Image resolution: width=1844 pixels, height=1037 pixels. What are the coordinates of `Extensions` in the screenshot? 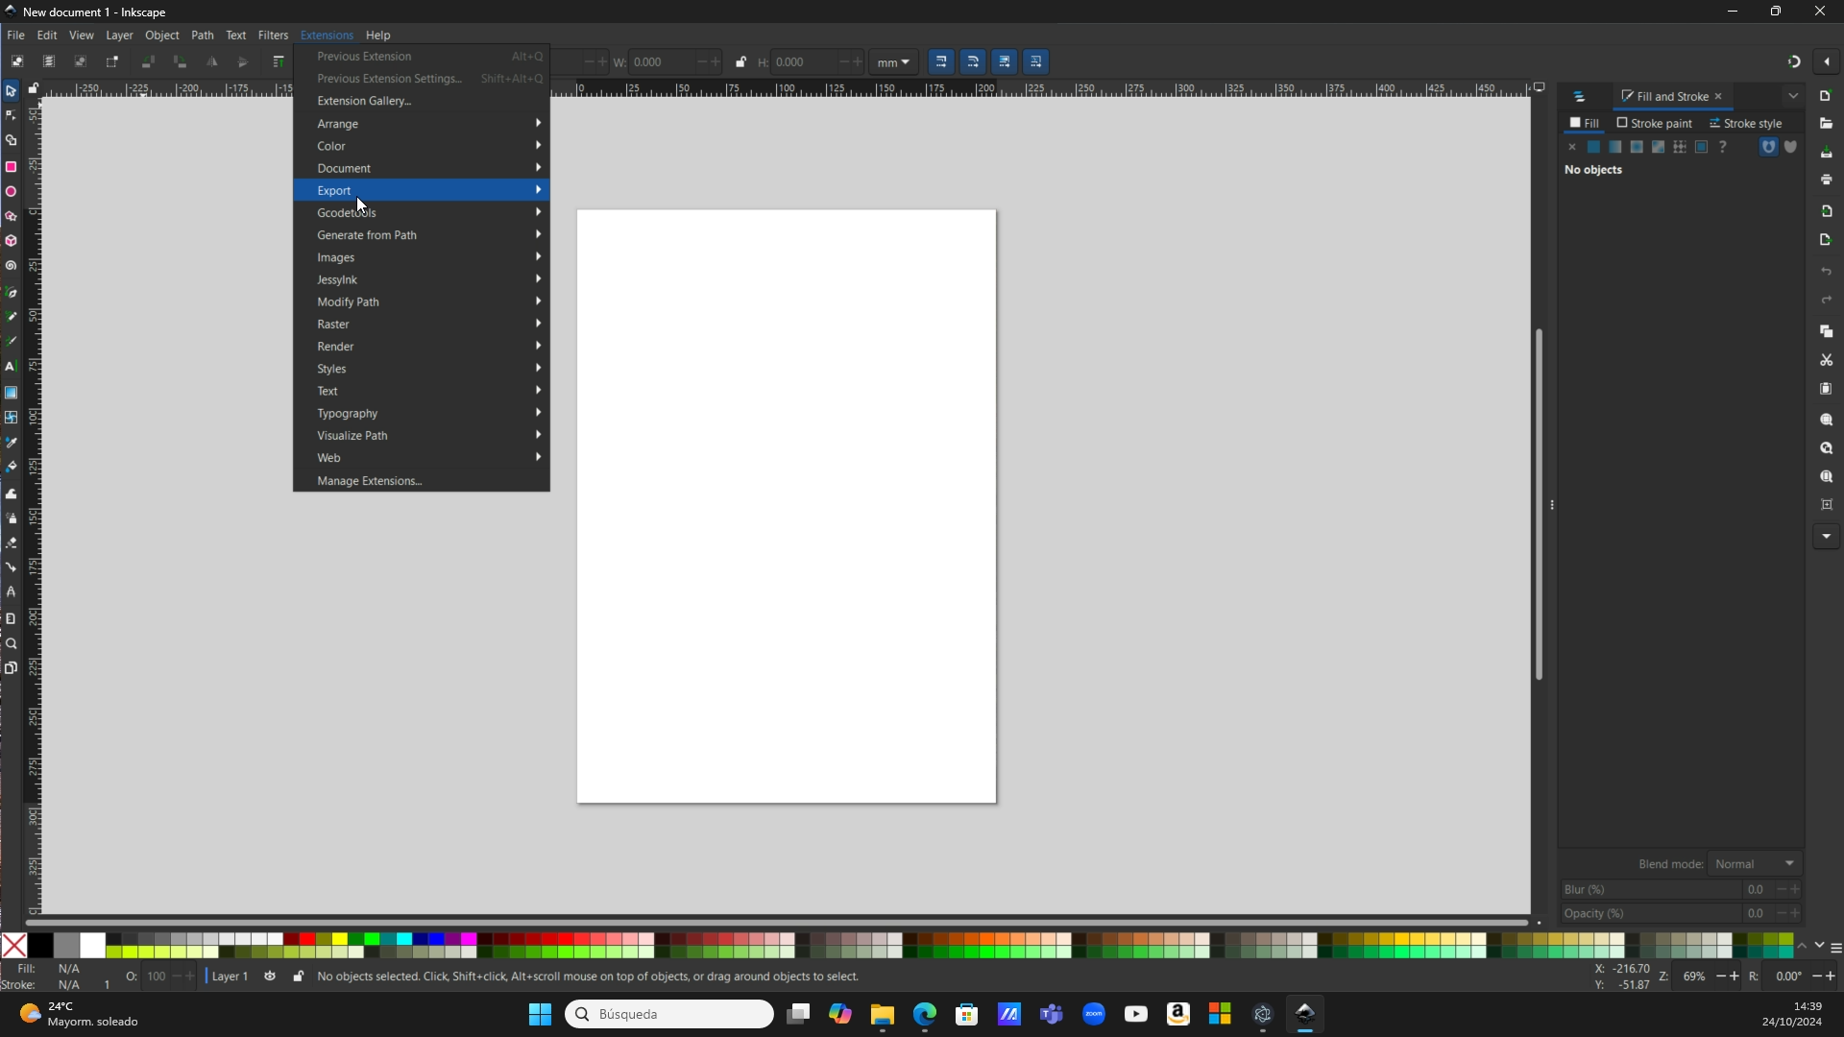 It's located at (325, 35).